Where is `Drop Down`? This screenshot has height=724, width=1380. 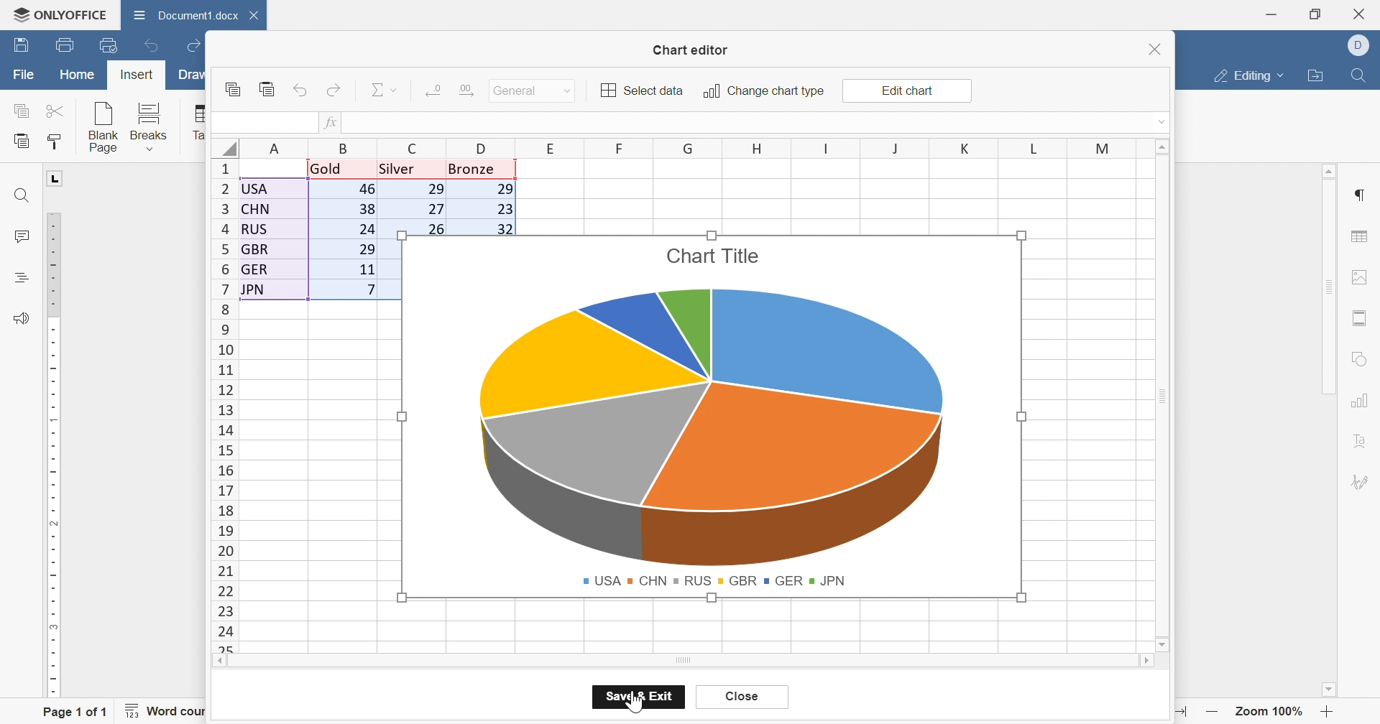 Drop Down is located at coordinates (566, 91).